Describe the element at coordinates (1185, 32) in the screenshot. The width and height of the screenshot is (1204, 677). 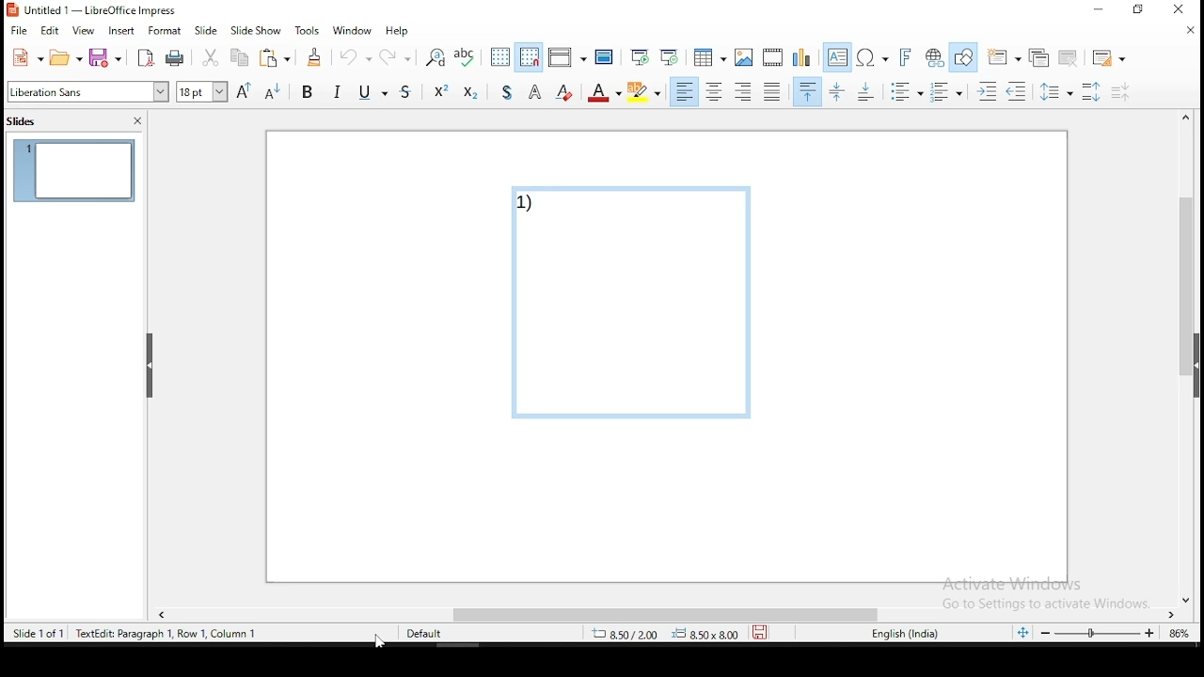
I see `close` at that location.